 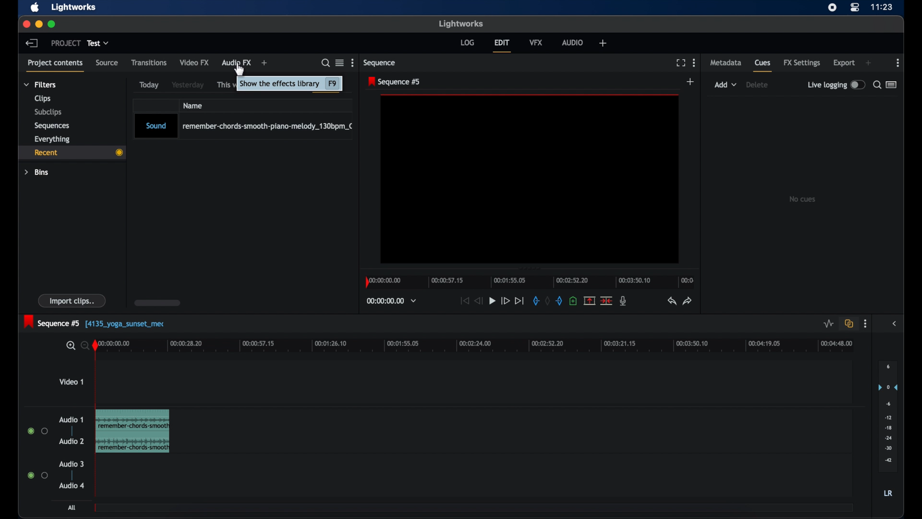 I want to click on project contents, so click(x=55, y=65).